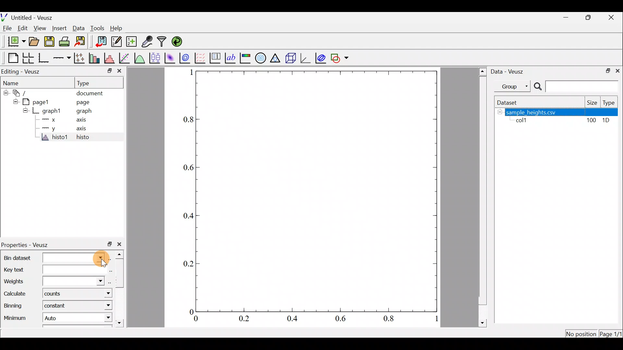  What do you see at coordinates (245, 318) in the screenshot?
I see `0.2` at bounding box center [245, 318].